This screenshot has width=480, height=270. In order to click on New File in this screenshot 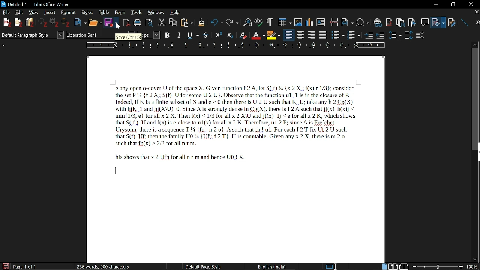, I will do `click(6, 22)`.